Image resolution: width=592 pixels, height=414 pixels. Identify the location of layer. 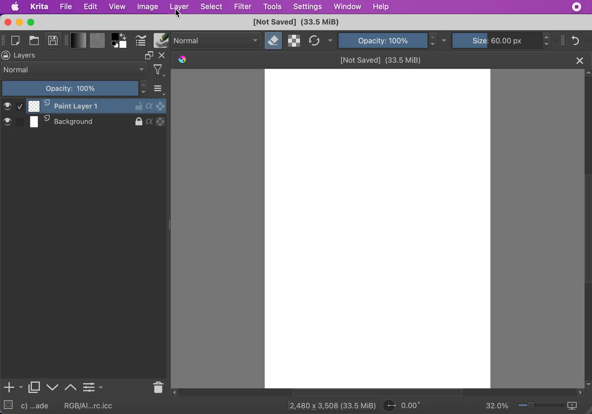
(179, 7).